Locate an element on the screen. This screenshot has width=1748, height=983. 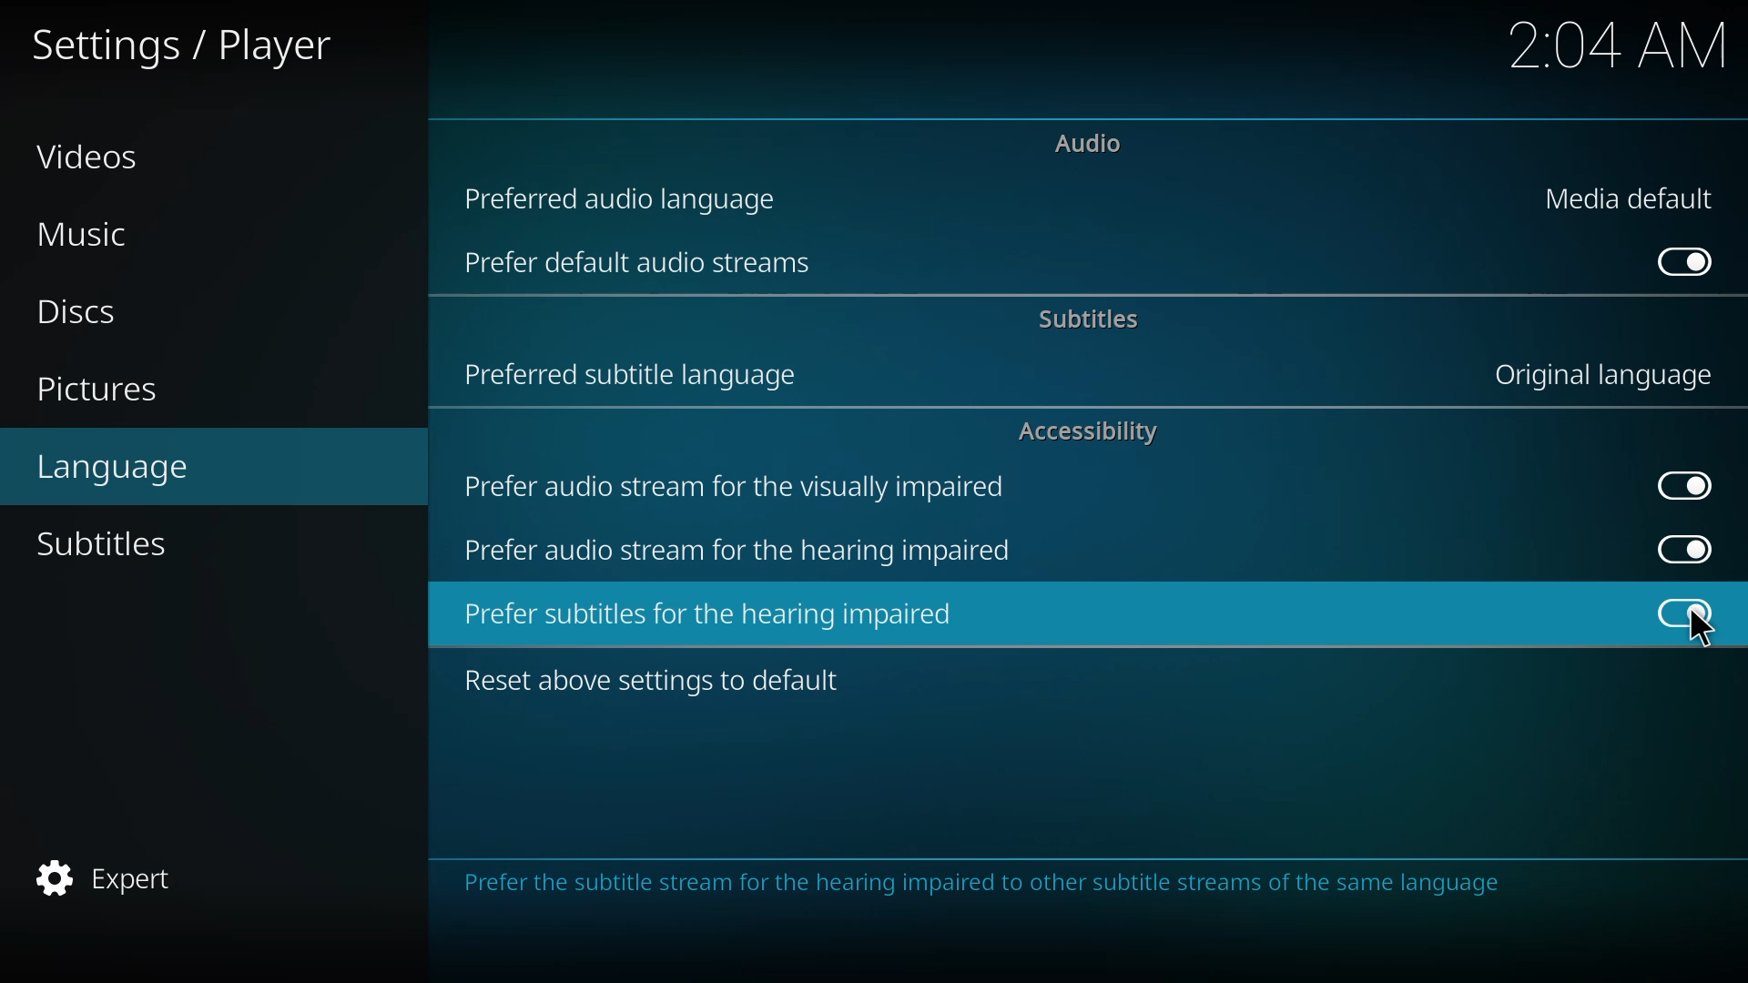
accessibility is located at coordinates (1084, 432).